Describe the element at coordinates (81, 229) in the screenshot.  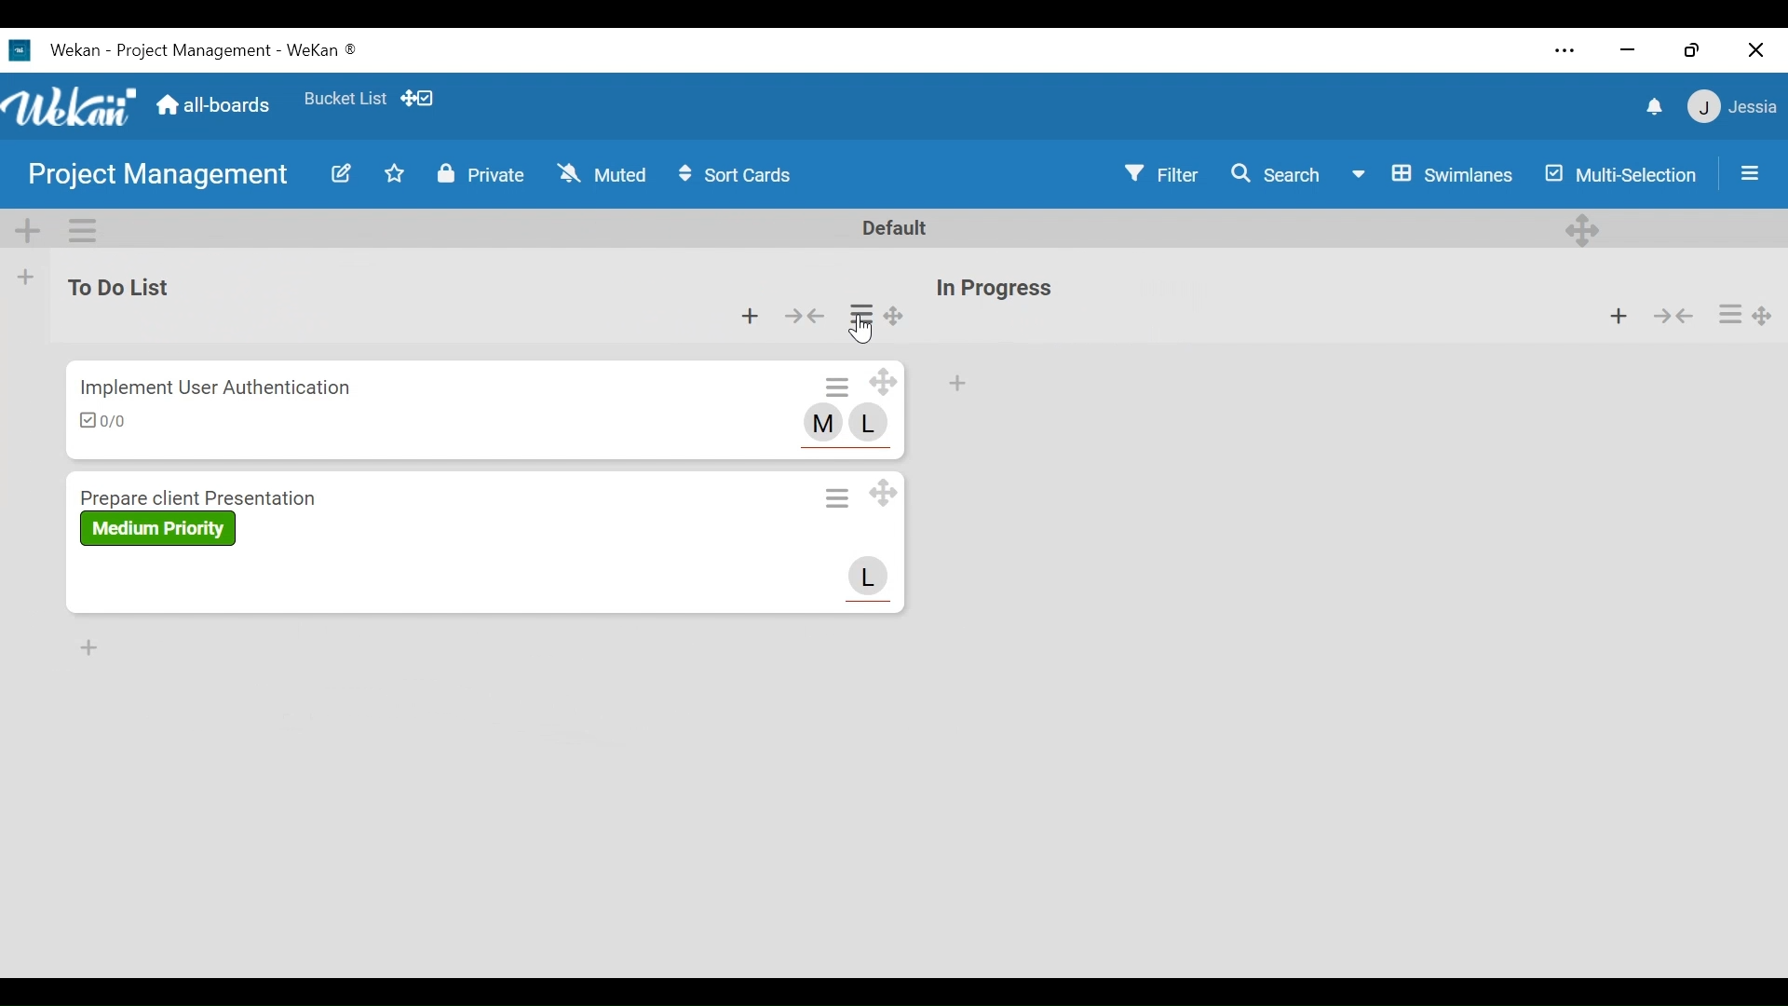
I see `Swimlane actions` at that location.